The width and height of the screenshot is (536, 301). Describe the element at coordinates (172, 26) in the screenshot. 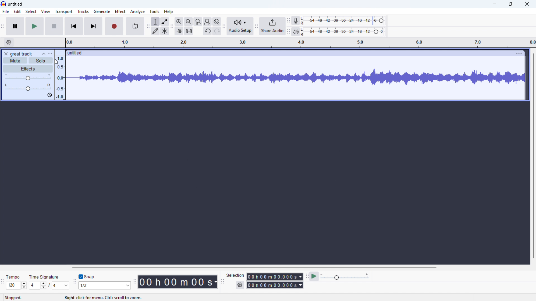

I see `Edit toolbar ` at that location.